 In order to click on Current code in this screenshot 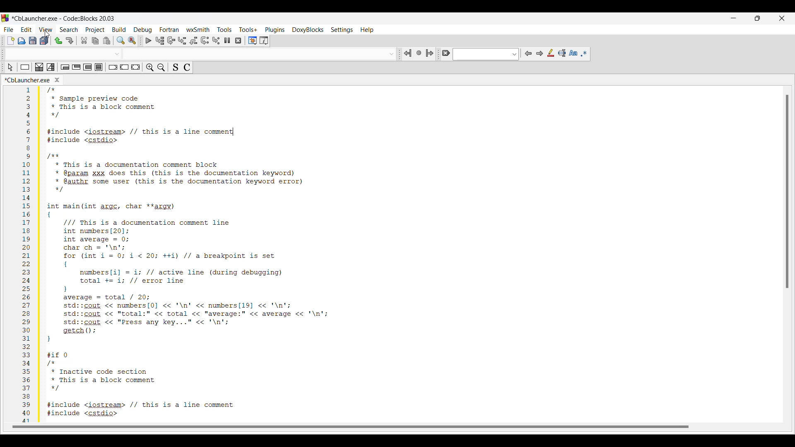, I will do `click(186, 256)`.